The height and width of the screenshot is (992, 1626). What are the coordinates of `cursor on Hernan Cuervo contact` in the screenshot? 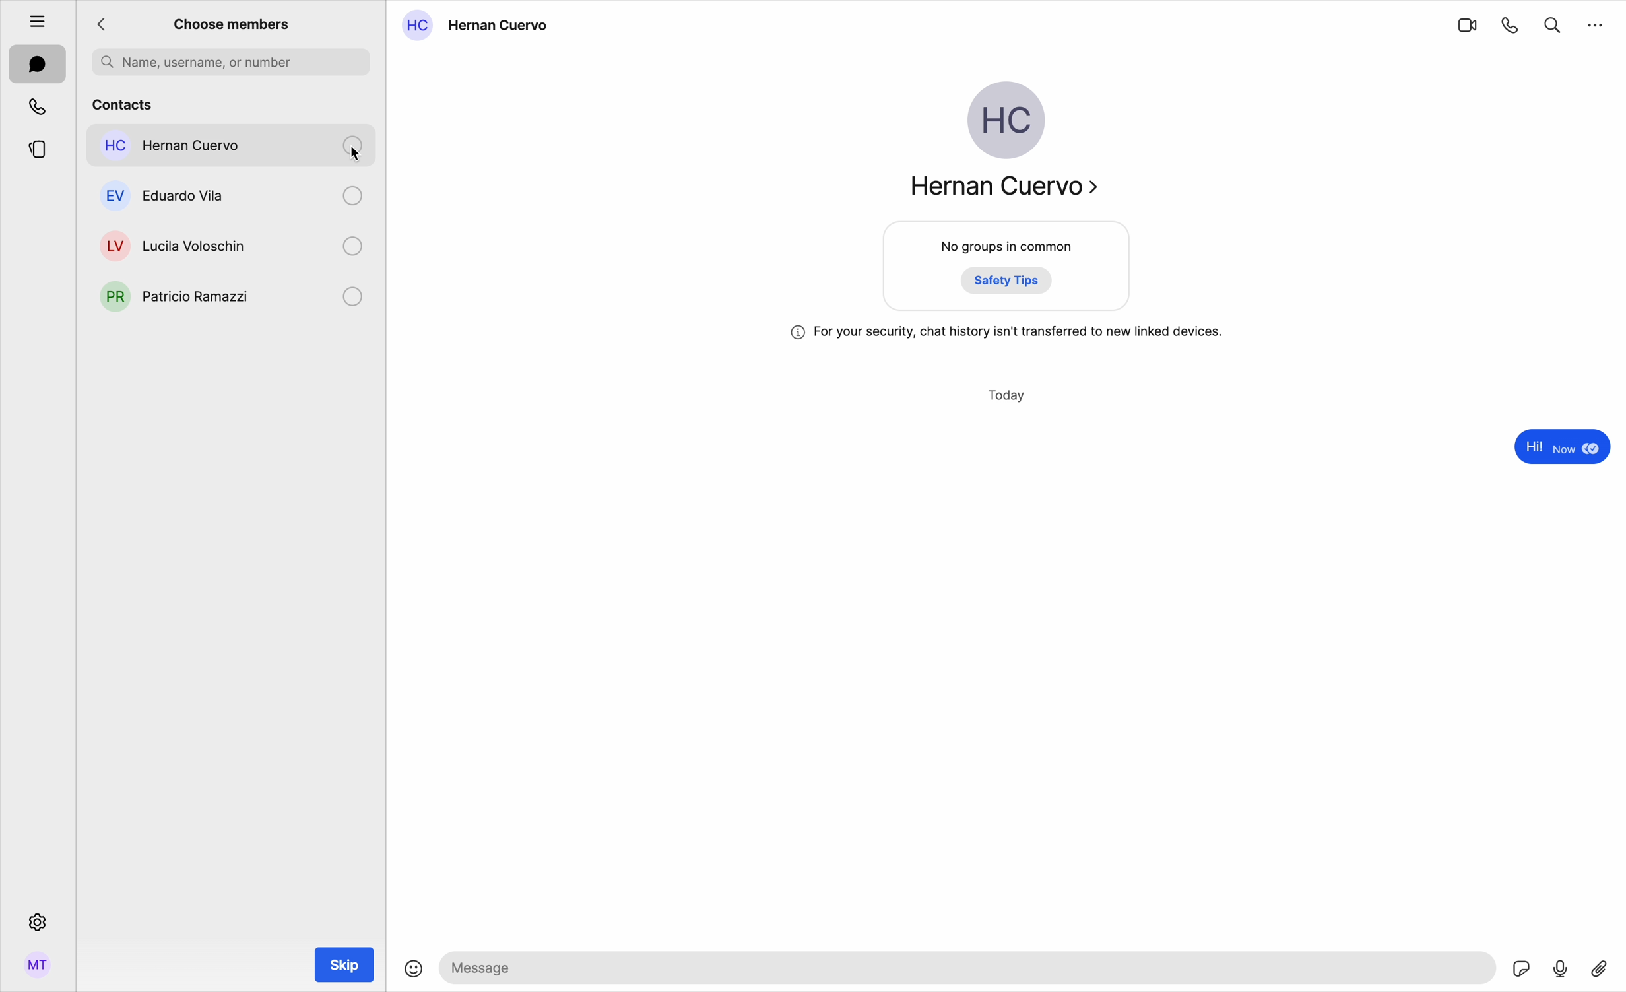 It's located at (234, 150).